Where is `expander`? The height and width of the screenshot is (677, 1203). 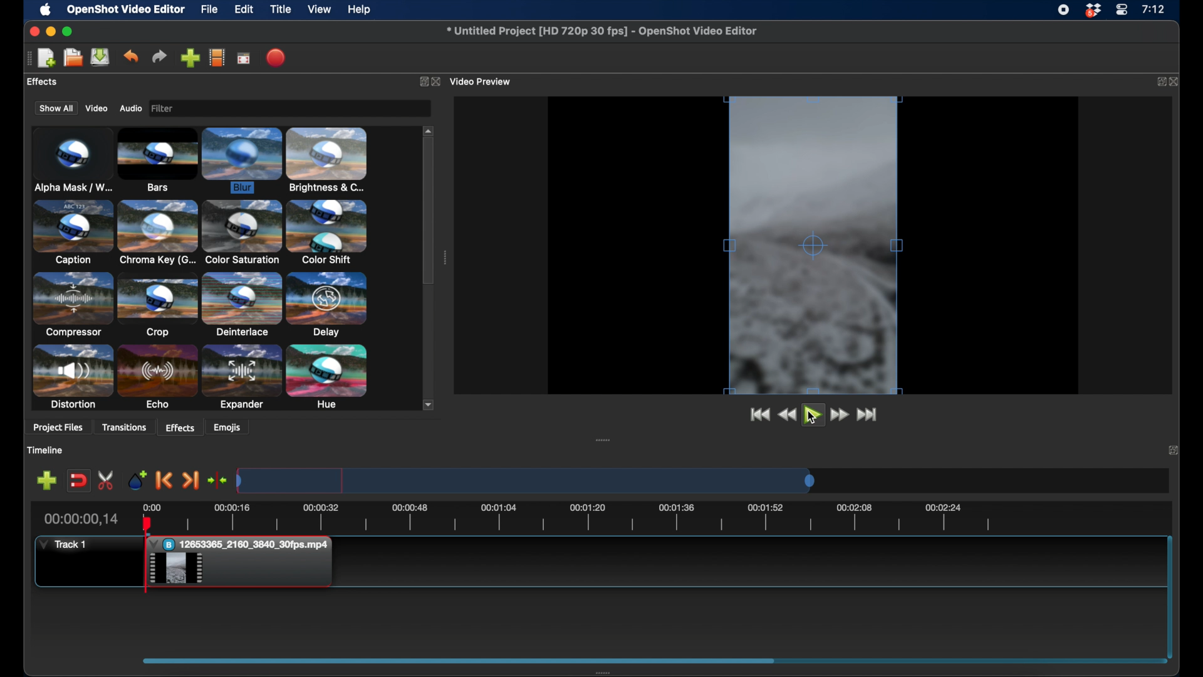
expander is located at coordinates (242, 378).